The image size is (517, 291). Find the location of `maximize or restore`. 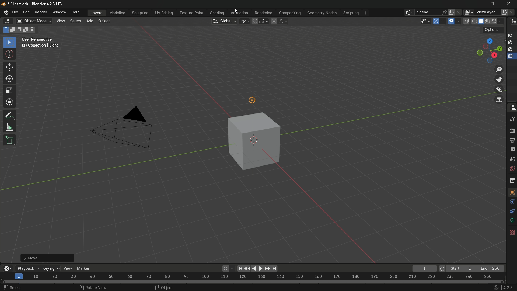

maximize or restore is located at coordinates (492, 4).